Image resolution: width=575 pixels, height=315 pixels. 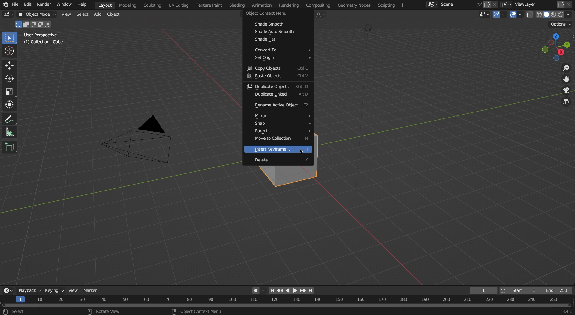 I want to click on Window, so click(x=65, y=5).